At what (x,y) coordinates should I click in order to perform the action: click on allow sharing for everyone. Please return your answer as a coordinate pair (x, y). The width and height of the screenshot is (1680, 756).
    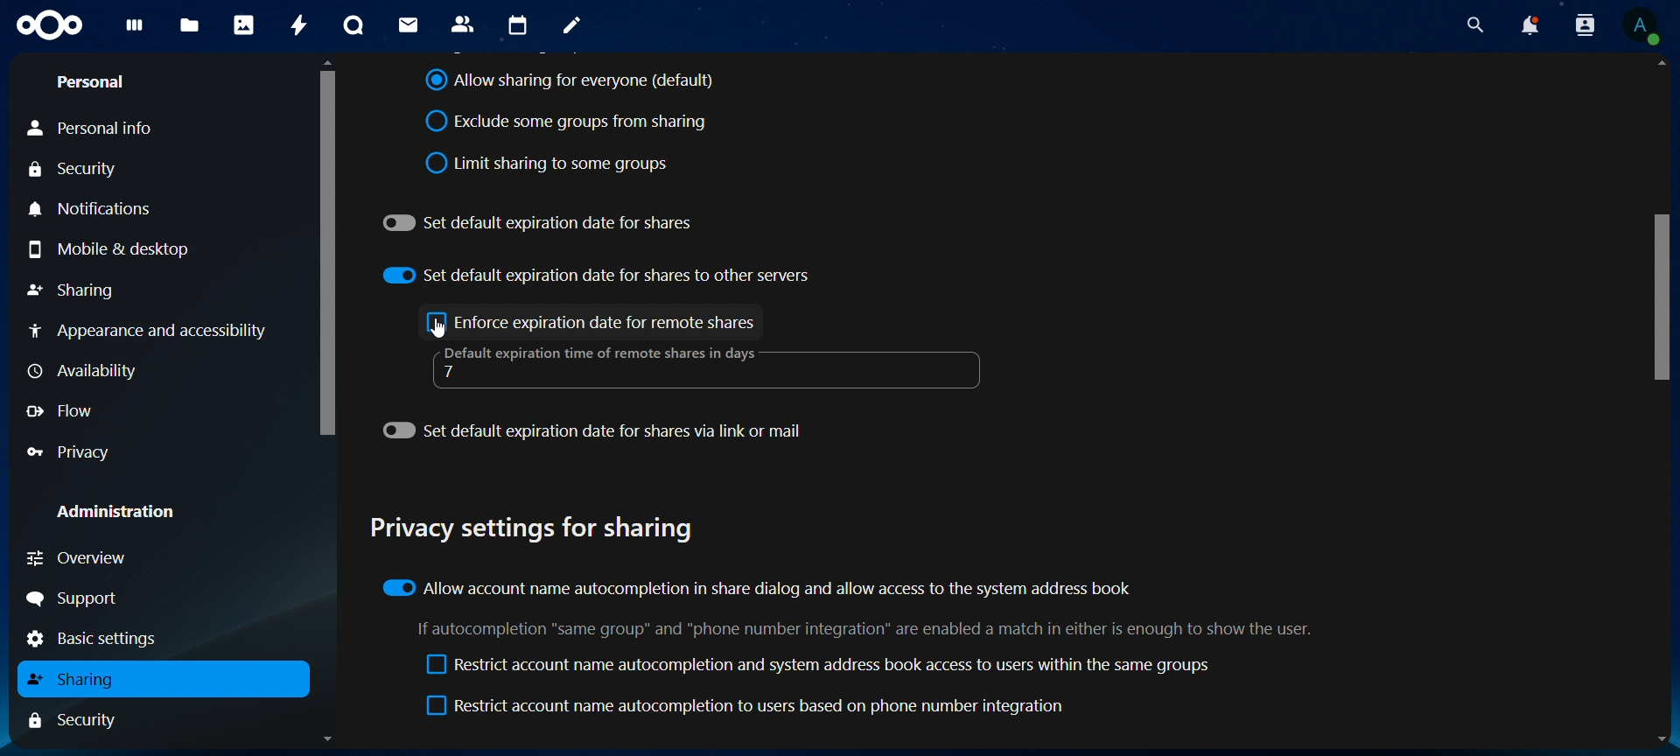
    Looking at the image, I should click on (570, 82).